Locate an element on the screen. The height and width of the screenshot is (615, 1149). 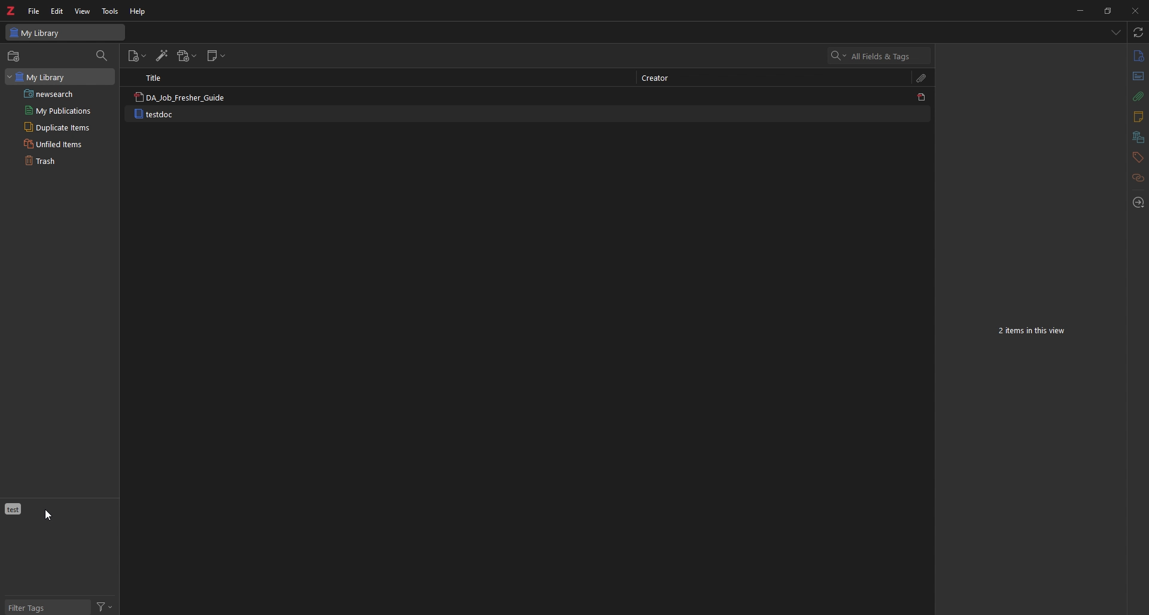
new collections is located at coordinates (14, 56).